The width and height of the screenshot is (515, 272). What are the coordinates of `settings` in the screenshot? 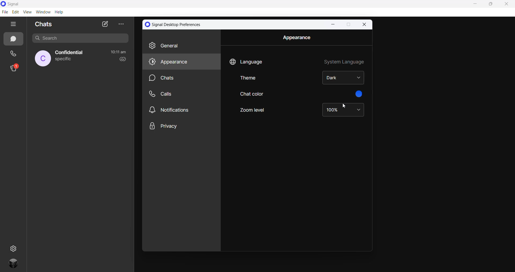 It's located at (14, 248).